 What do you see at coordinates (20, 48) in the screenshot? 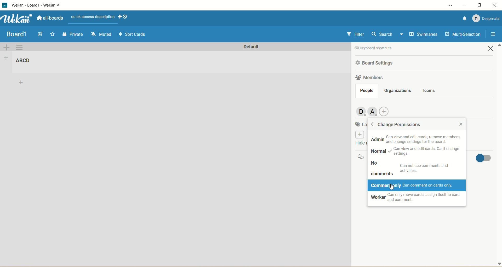
I see `swimlane actions` at bounding box center [20, 48].